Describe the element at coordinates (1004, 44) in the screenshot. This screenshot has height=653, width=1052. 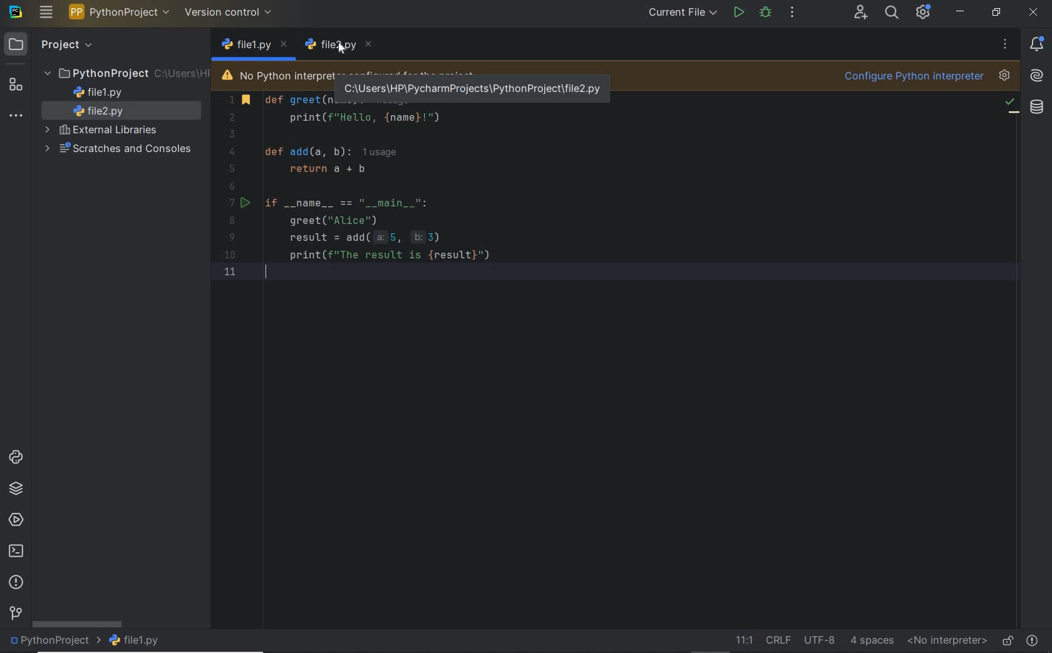
I see `more options` at that location.